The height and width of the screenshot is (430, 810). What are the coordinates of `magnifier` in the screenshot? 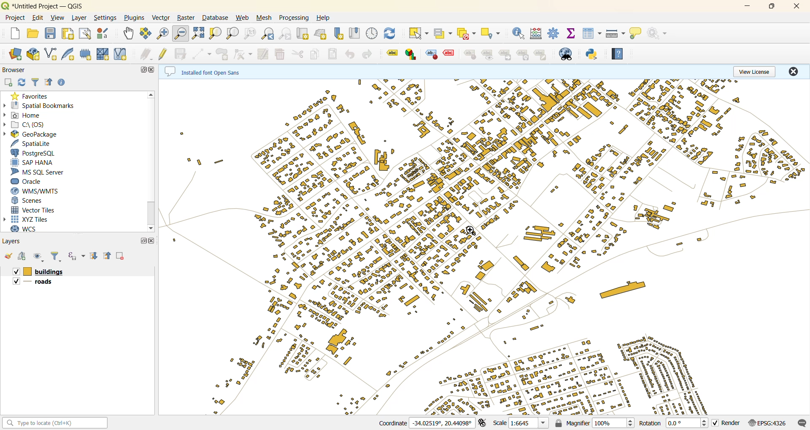 It's located at (593, 423).